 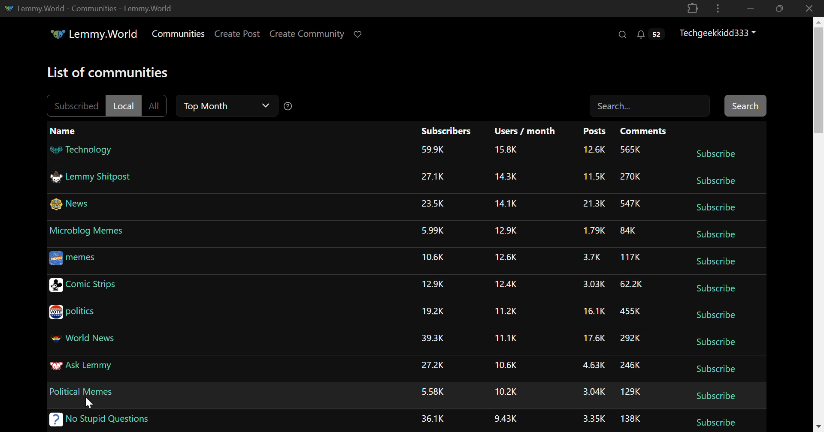 I want to click on Top Month, so click(x=227, y=104).